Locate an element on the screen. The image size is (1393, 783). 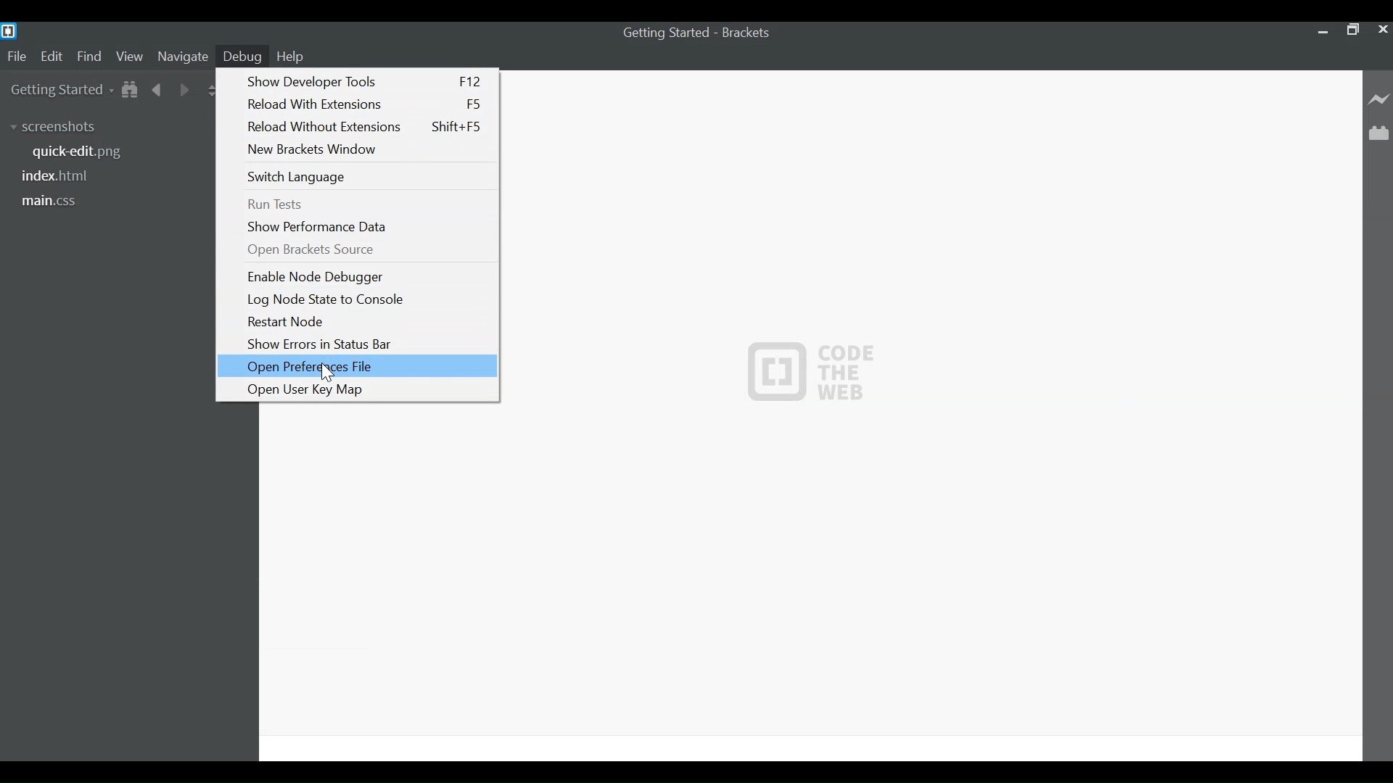
index.html is located at coordinates (57, 176).